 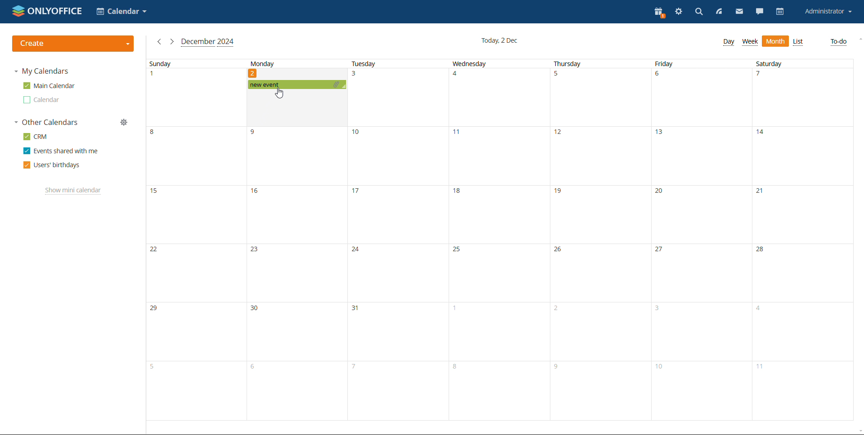 I want to click on 12, so click(x=559, y=136).